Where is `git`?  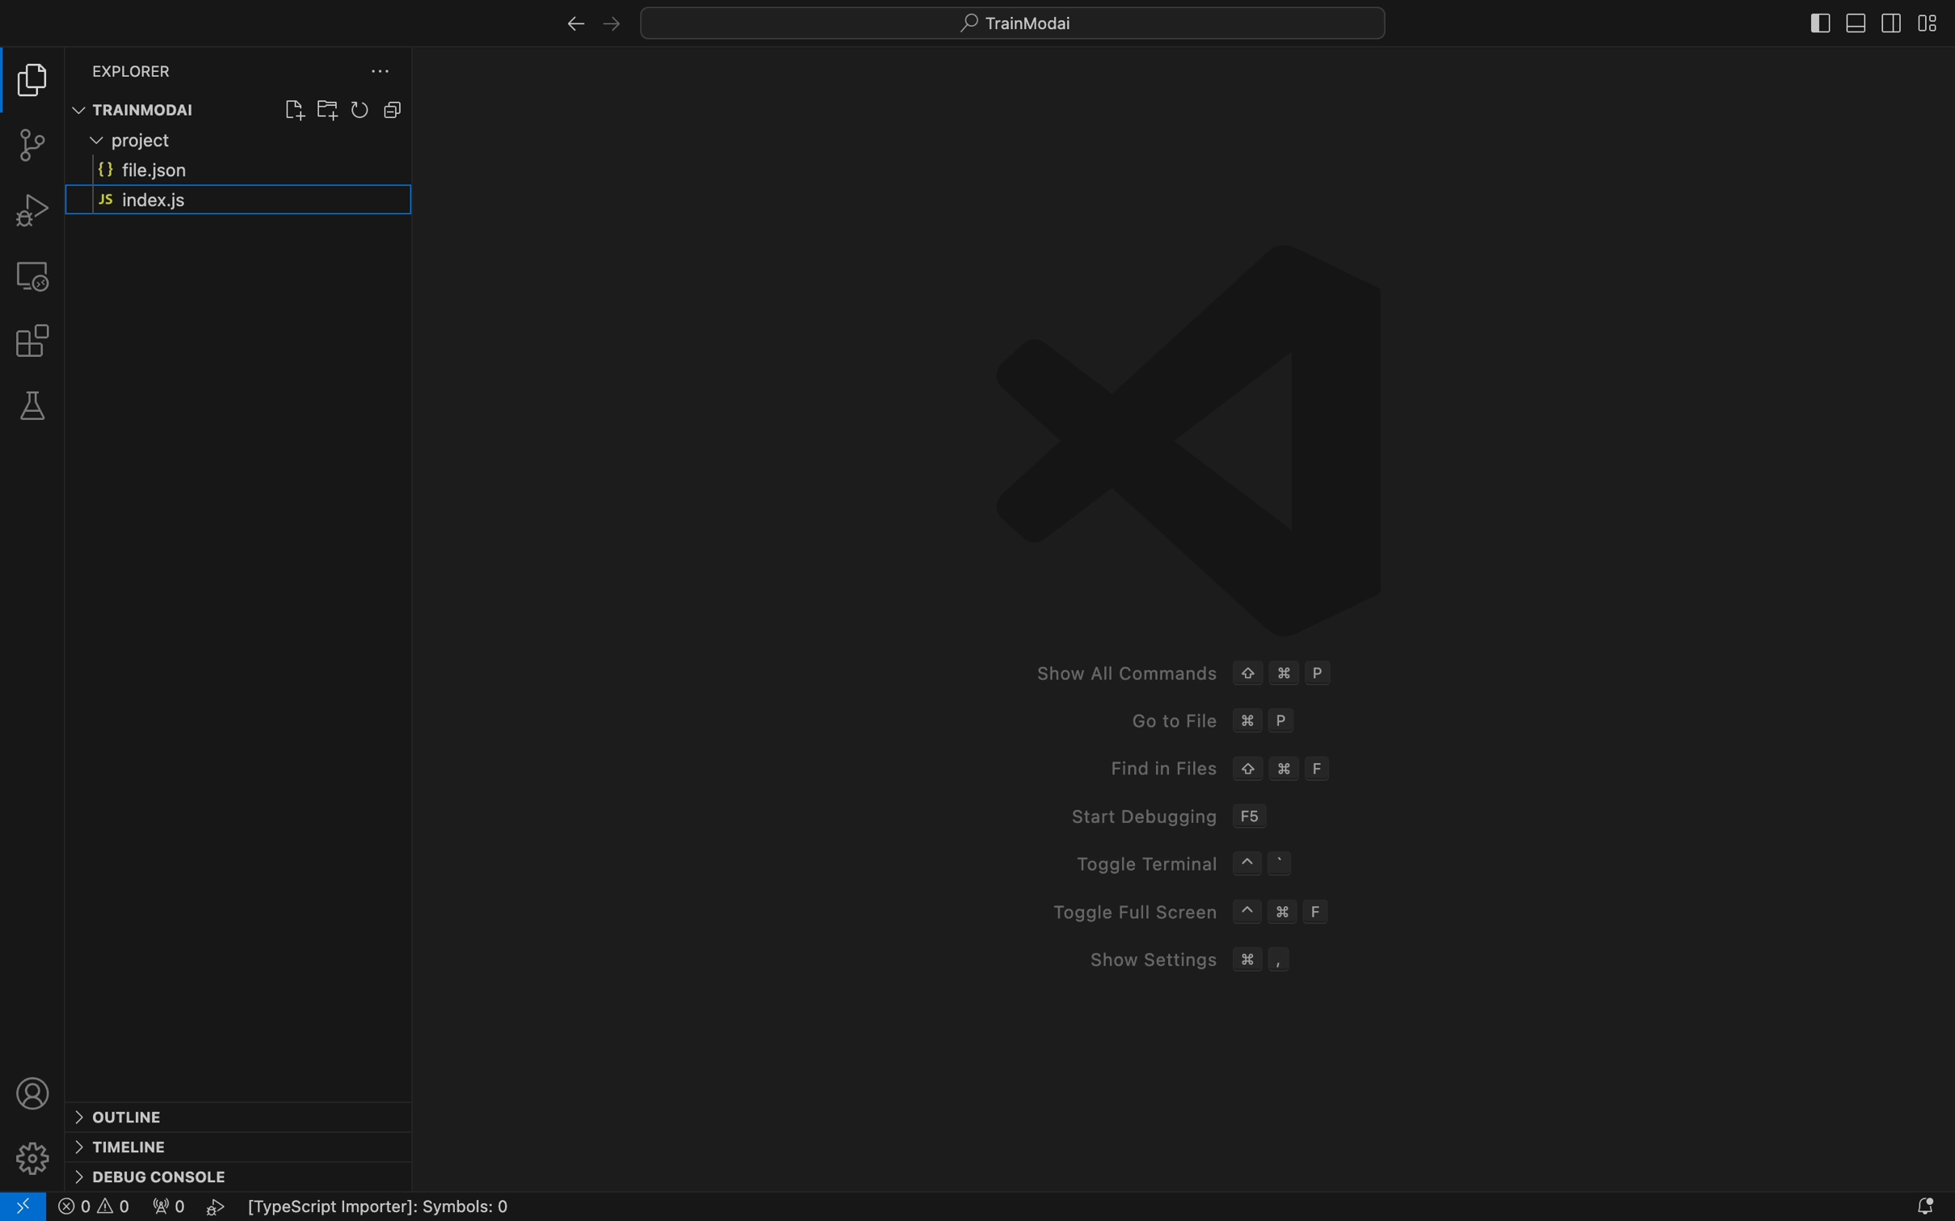 git is located at coordinates (36, 144).